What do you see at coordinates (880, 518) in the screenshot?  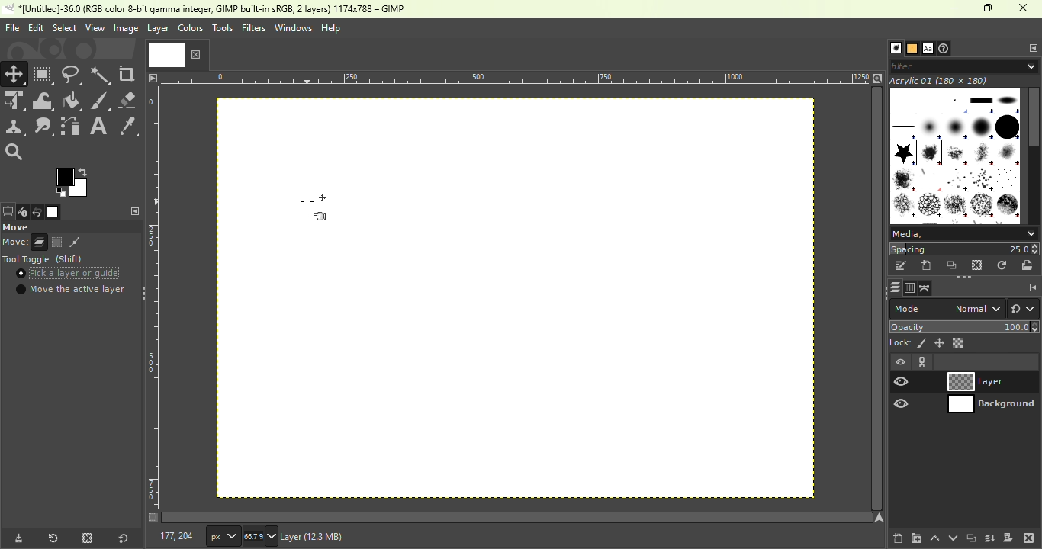 I see `Navigate` at bounding box center [880, 518].